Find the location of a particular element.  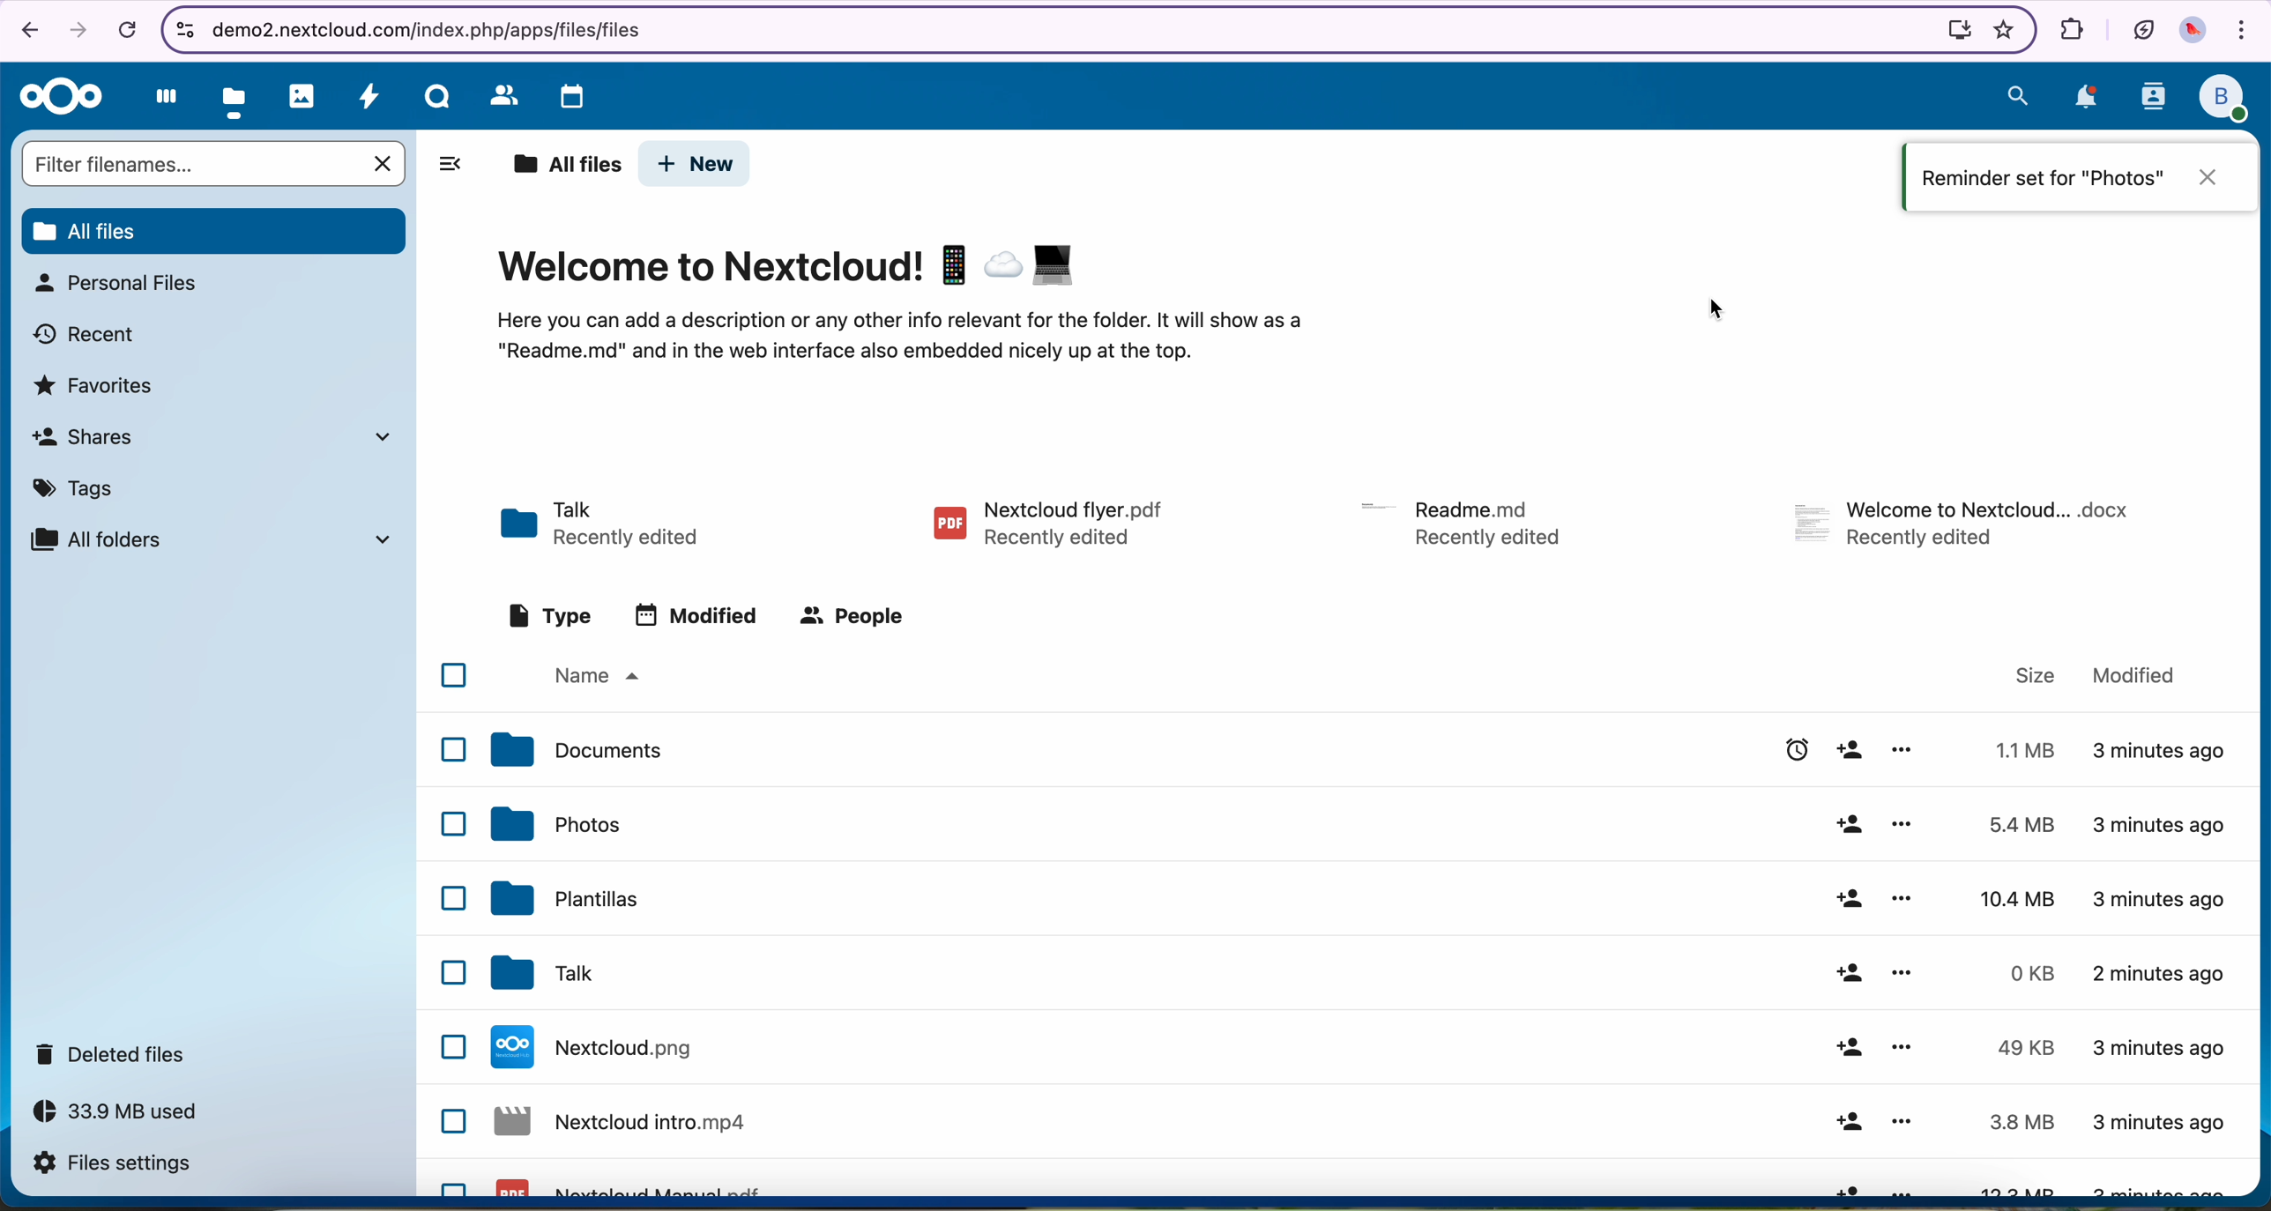

pointer is located at coordinates (1711, 310).